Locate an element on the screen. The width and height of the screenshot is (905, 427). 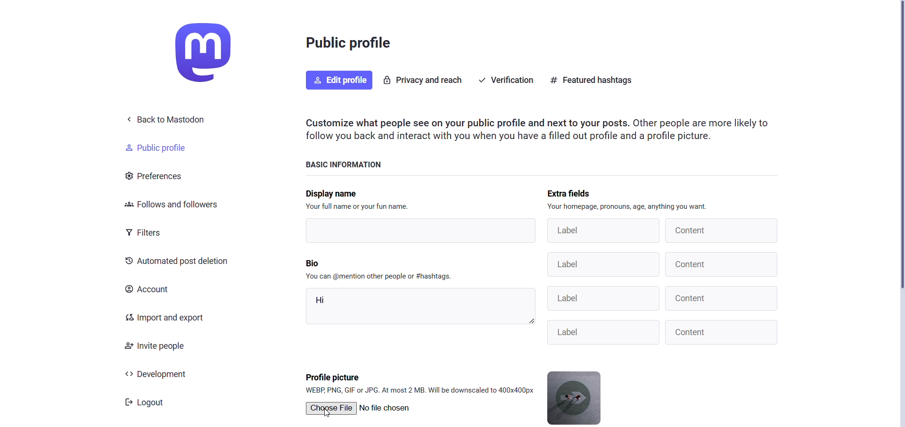
development is located at coordinates (157, 373).